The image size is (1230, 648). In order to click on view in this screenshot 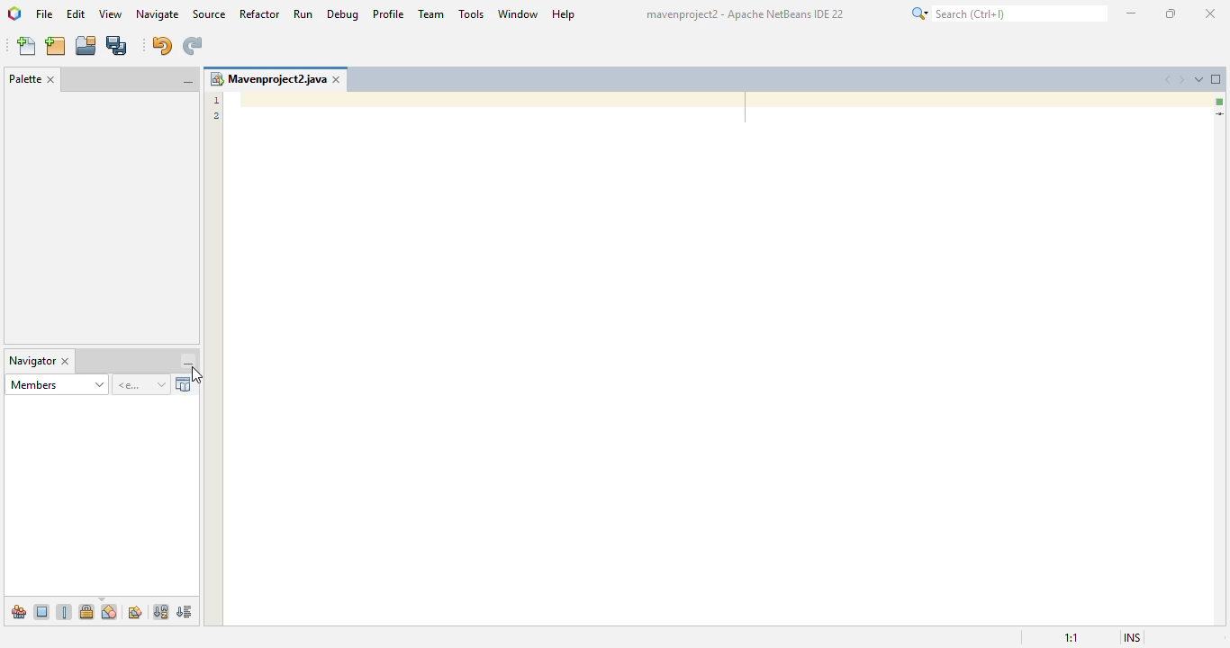, I will do `click(113, 13)`.